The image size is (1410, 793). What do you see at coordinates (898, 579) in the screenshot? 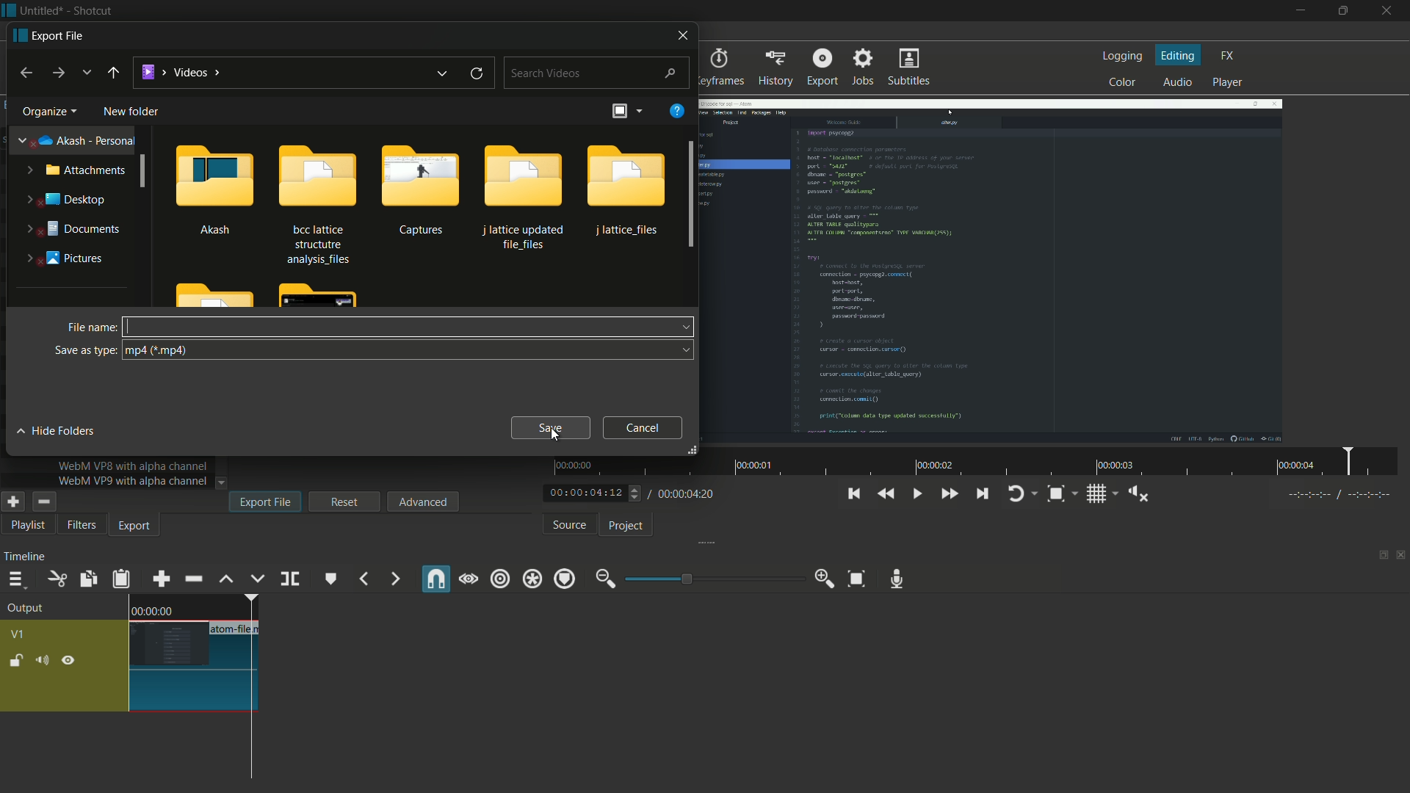
I see `record audio` at bounding box center [898, 579].